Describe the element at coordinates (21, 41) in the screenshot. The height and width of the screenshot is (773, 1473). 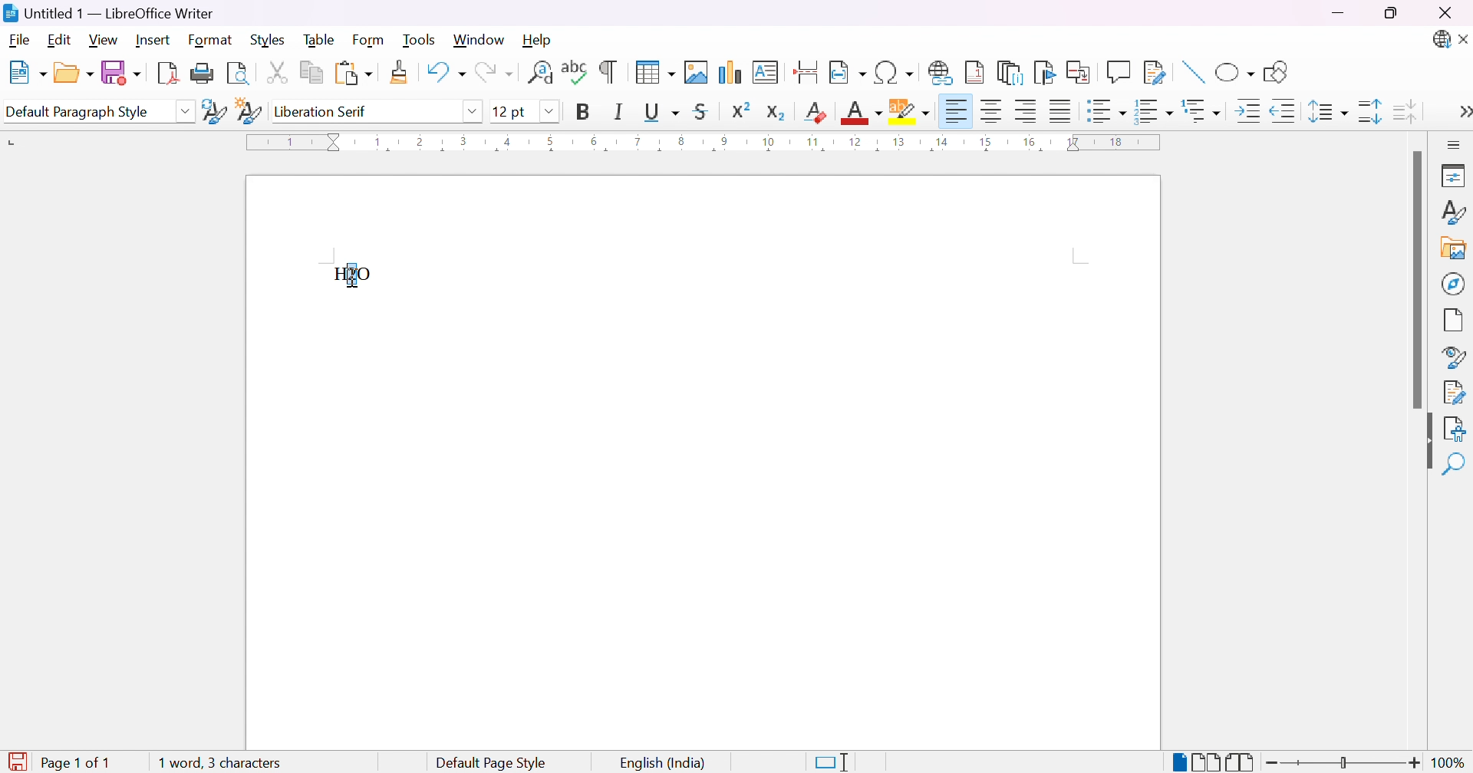
I see `File` at that location.